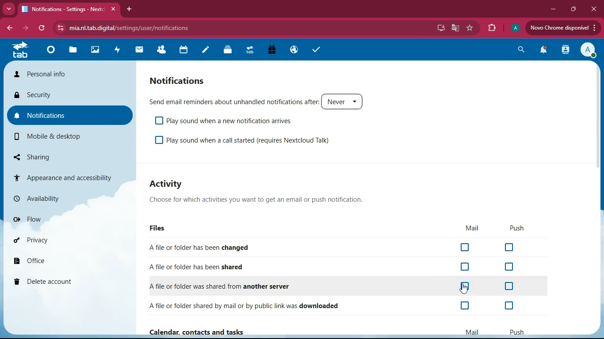 This screenshot has height=339, width=604. Describe the element at coordinates (48, 52) in the screenshot. I see `home` at that location.